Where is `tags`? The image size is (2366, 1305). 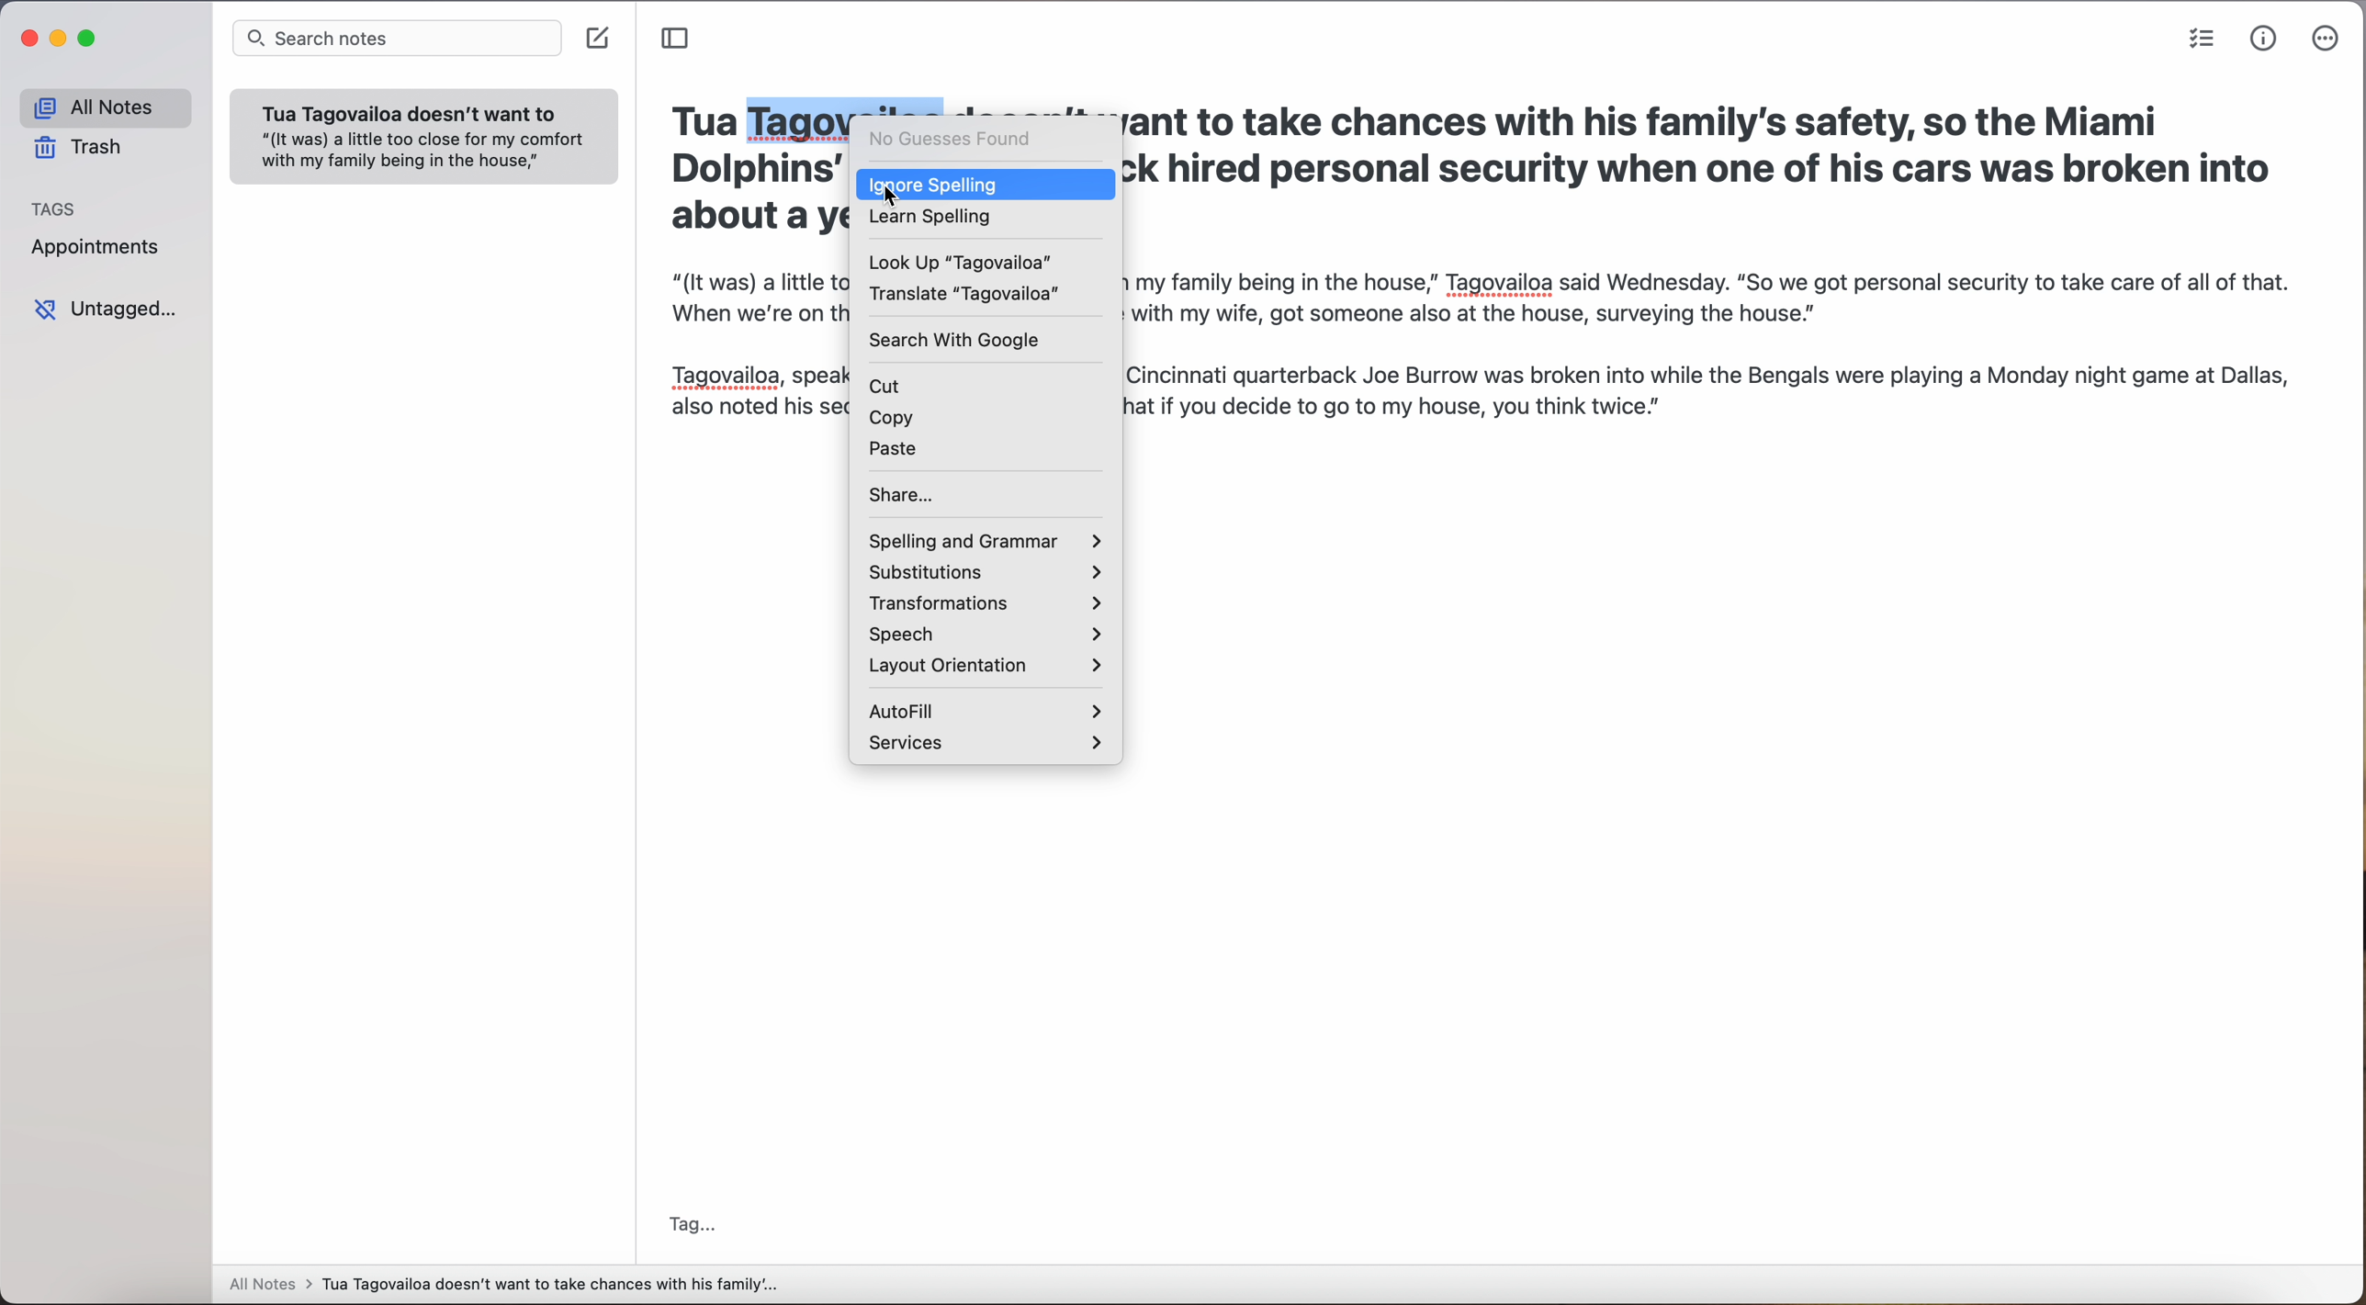 tags is located at coordinates (54, 208).